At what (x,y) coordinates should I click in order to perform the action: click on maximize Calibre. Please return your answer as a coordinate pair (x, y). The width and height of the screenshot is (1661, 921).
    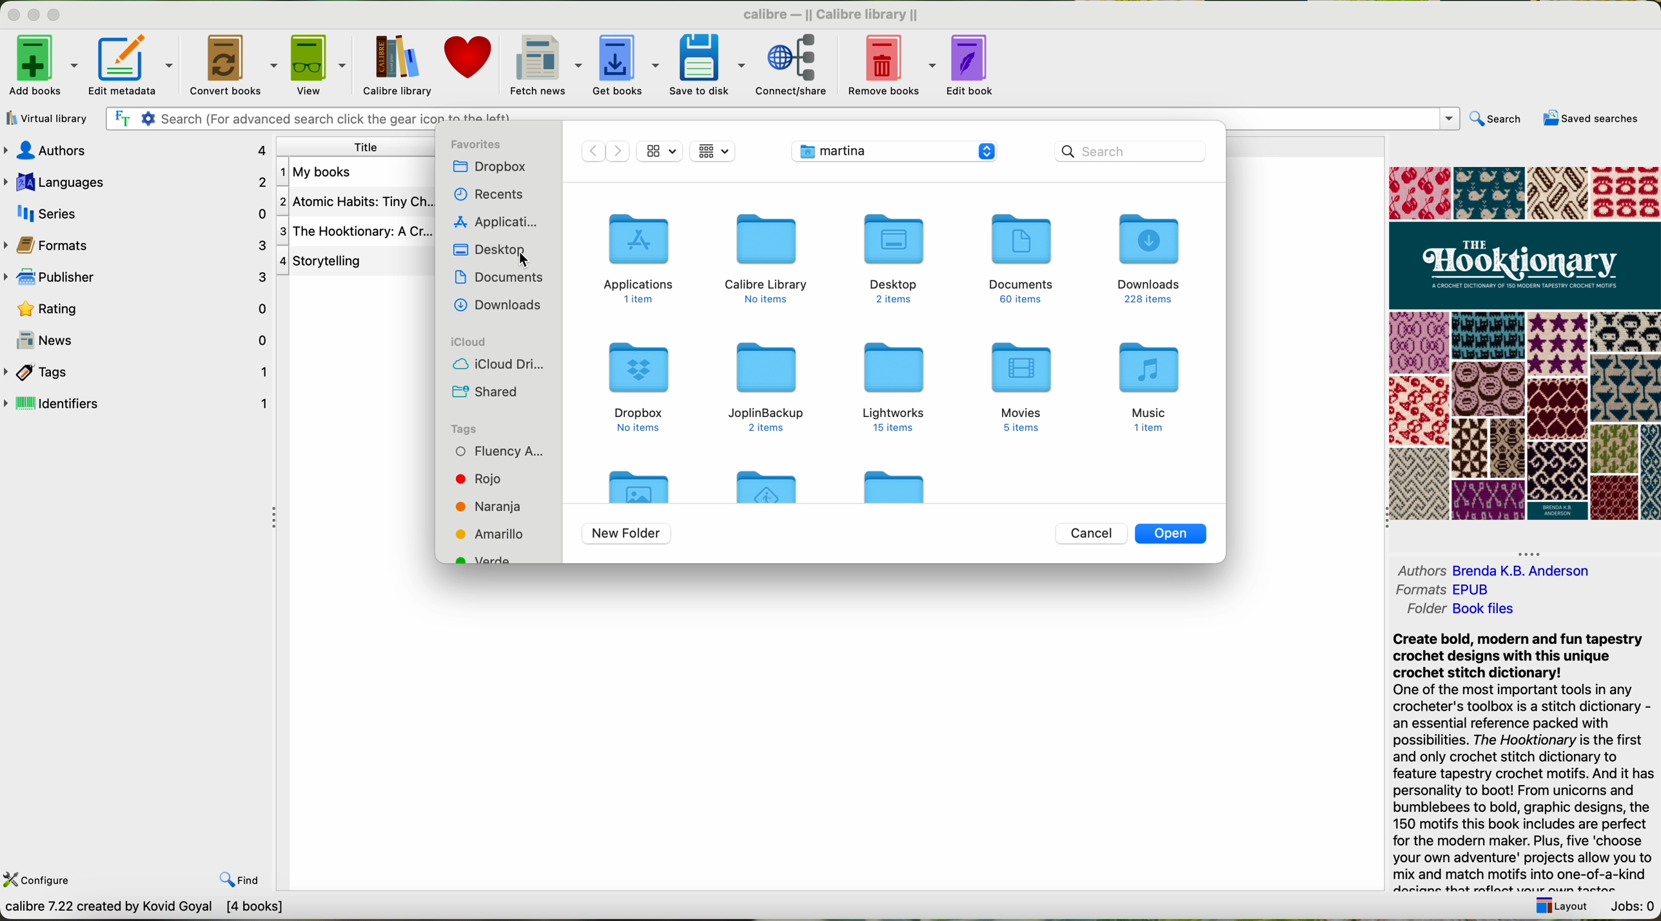
    Looking at the image, I should click on (57, 12).